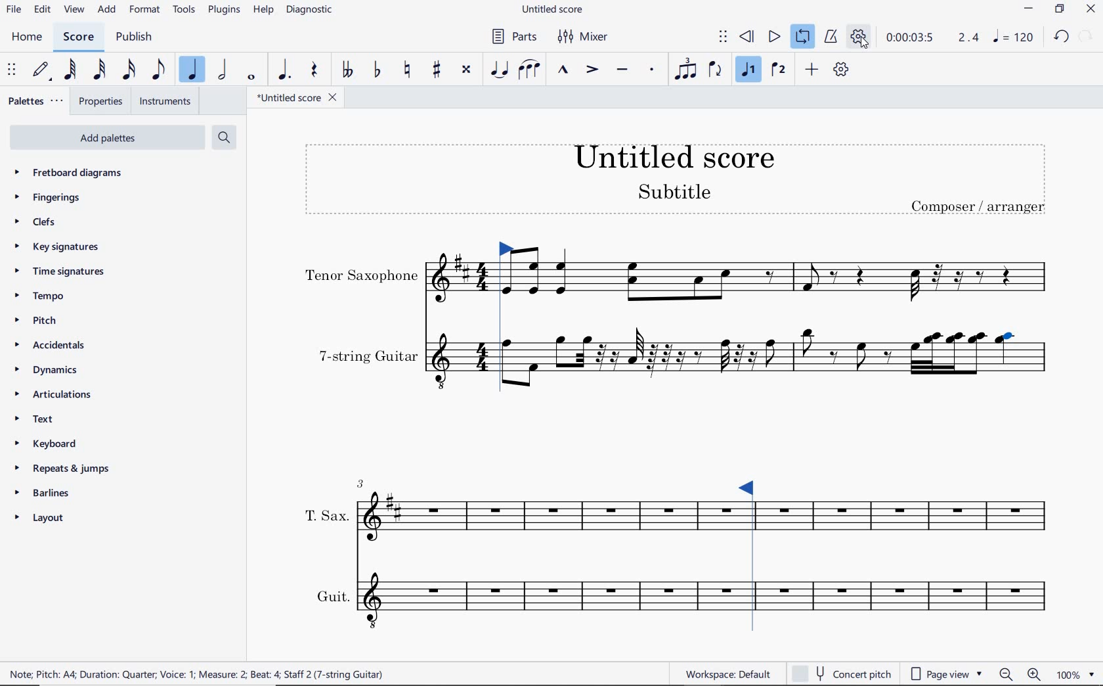  Describe the element at coordinates (43, 495) in the screenshot. I see `BARLINES` at that location.